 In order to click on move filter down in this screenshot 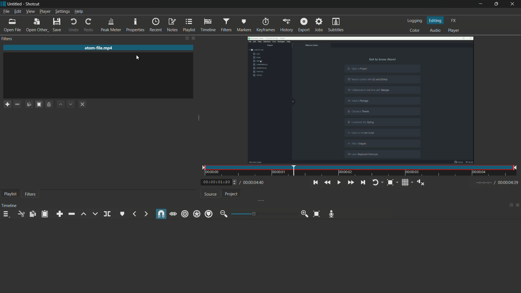, I will do `click(71, 104)`.